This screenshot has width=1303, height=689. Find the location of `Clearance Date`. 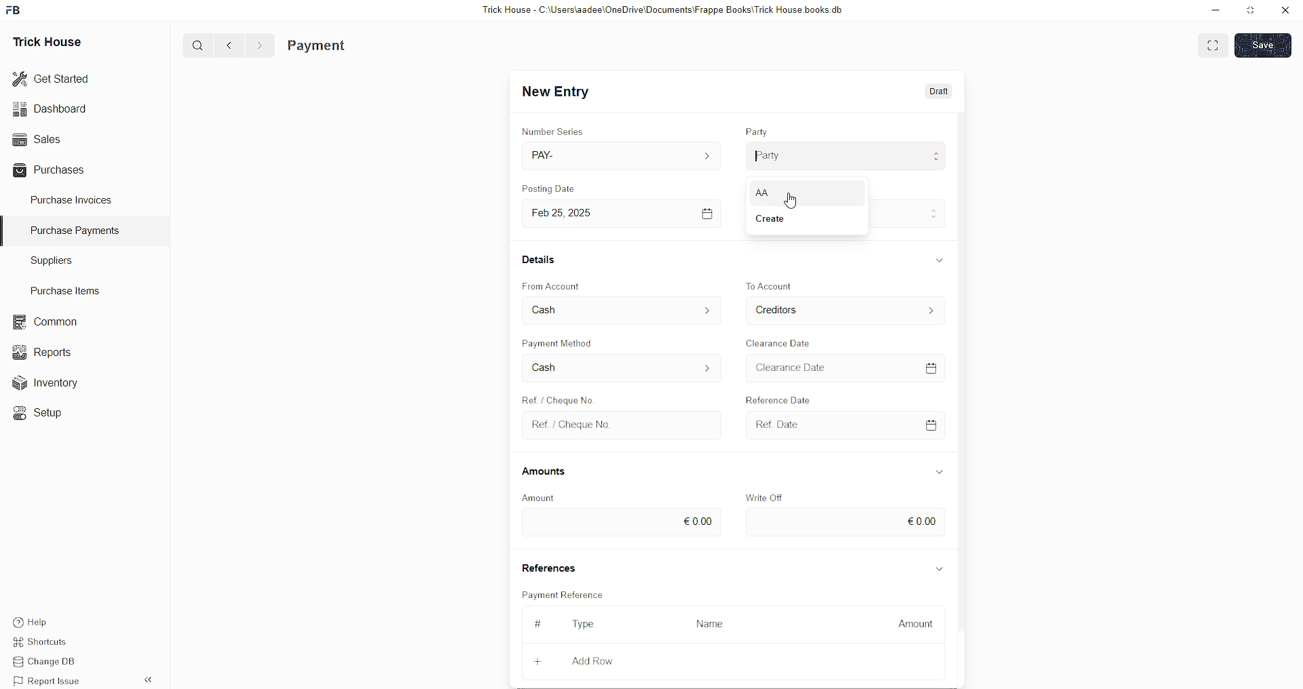

Clearance Date is located at coordinates (797, 369).